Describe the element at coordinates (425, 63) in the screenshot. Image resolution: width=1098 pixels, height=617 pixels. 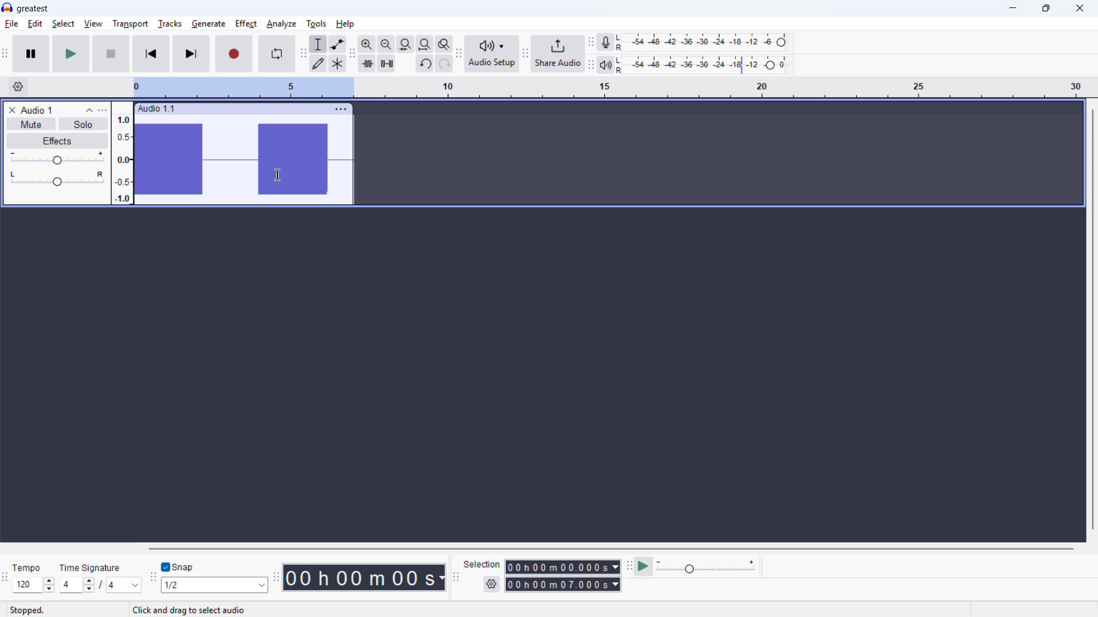
I see `Undo ` at that location.